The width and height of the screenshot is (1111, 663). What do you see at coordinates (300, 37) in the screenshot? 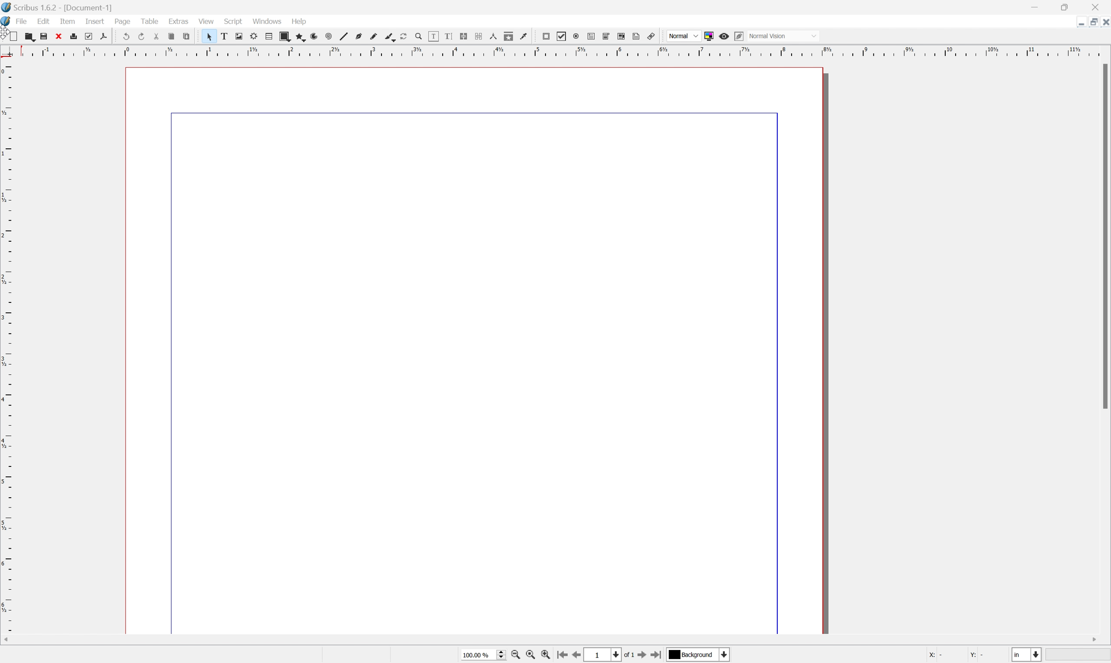
I see `polygon` at bounding box center [300, 37].